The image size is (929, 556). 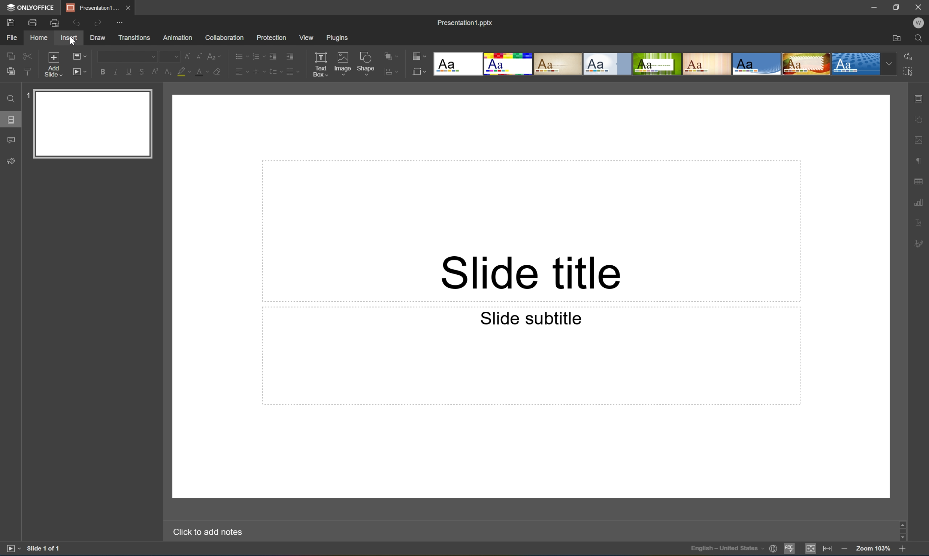 I want to click on Select slide size, so click(x=418, y=72).